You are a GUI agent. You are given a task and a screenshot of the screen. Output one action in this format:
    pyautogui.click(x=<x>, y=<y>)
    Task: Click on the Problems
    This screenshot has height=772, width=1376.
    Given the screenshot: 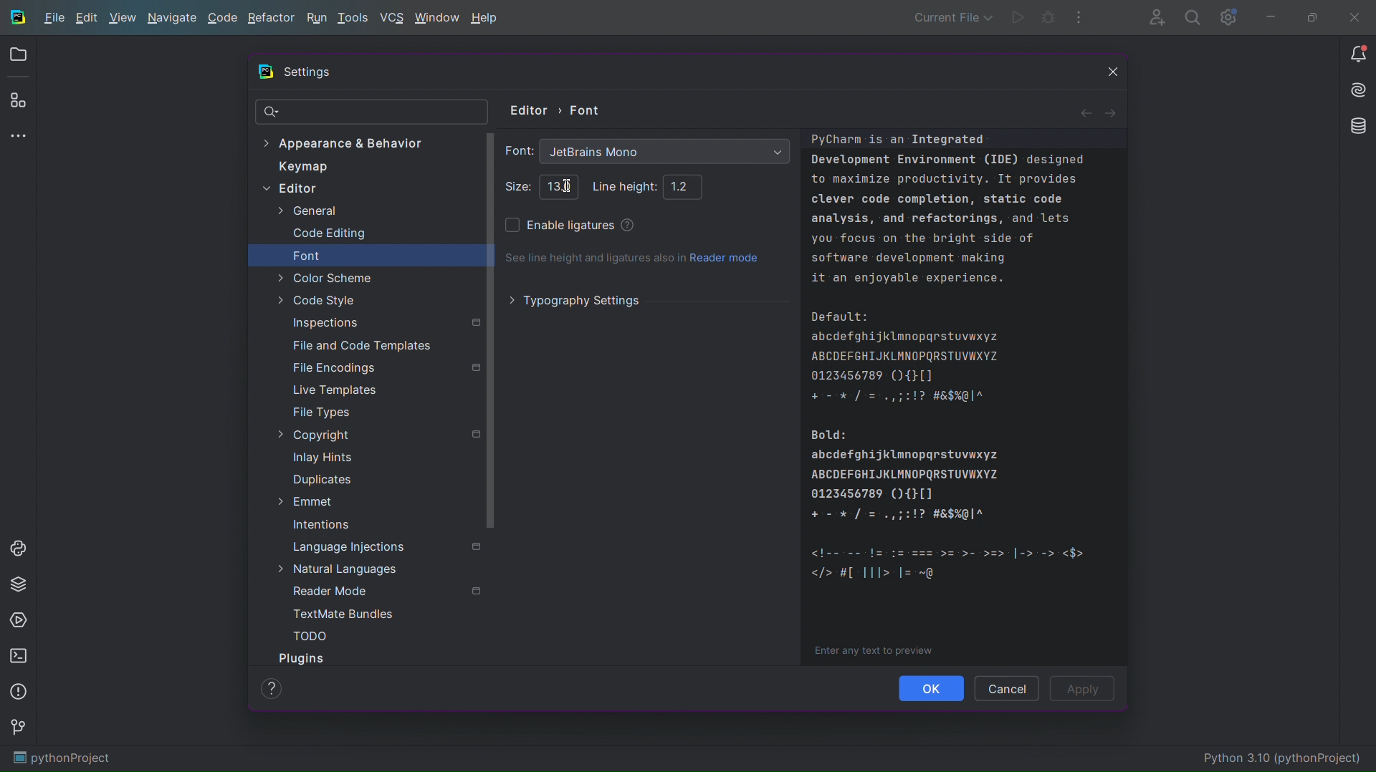 What is the action you would take?
    pyautogui.click(x=20, y=693)
    